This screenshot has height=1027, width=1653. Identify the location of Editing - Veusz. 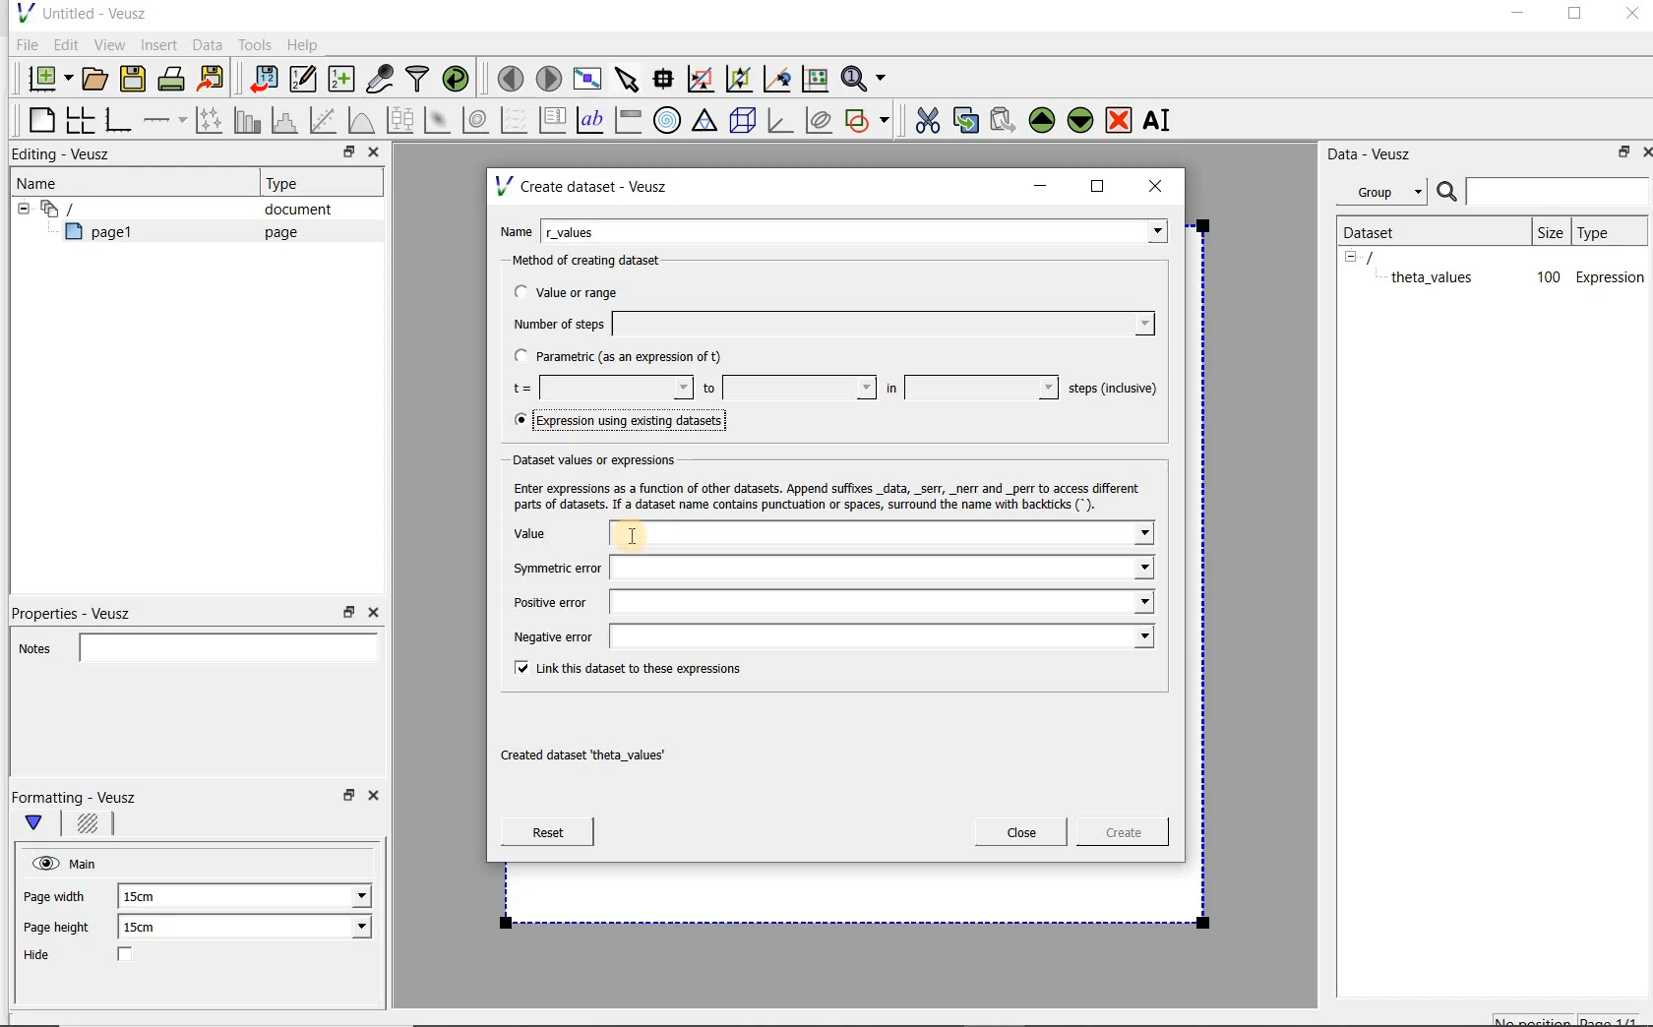
(66, 155).